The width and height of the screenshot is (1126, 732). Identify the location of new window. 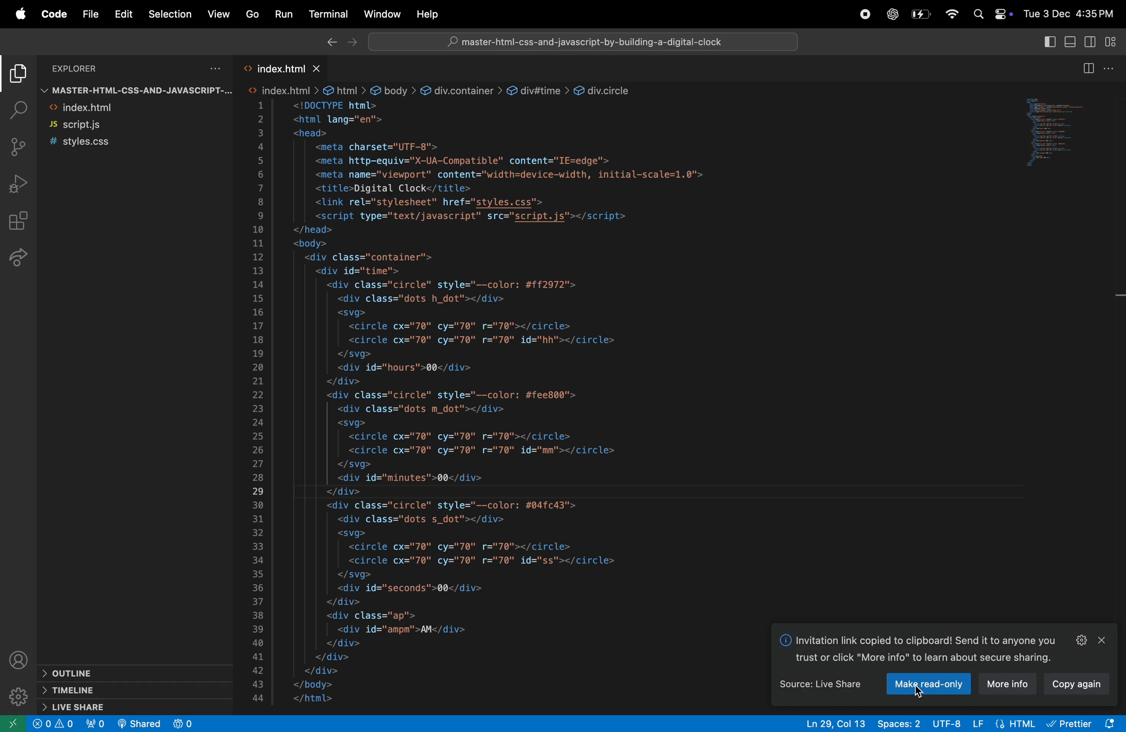
(10, 725).